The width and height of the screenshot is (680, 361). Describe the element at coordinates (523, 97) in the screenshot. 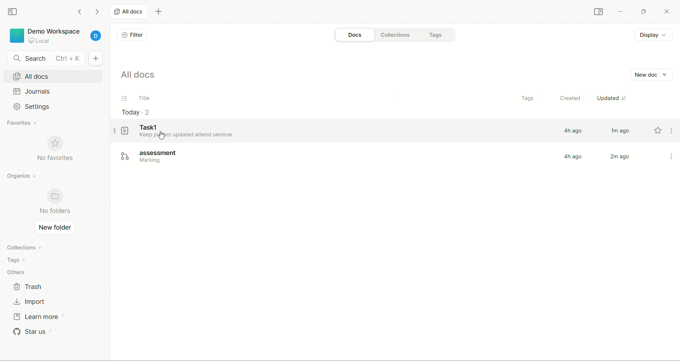

I see `tags` at that location.